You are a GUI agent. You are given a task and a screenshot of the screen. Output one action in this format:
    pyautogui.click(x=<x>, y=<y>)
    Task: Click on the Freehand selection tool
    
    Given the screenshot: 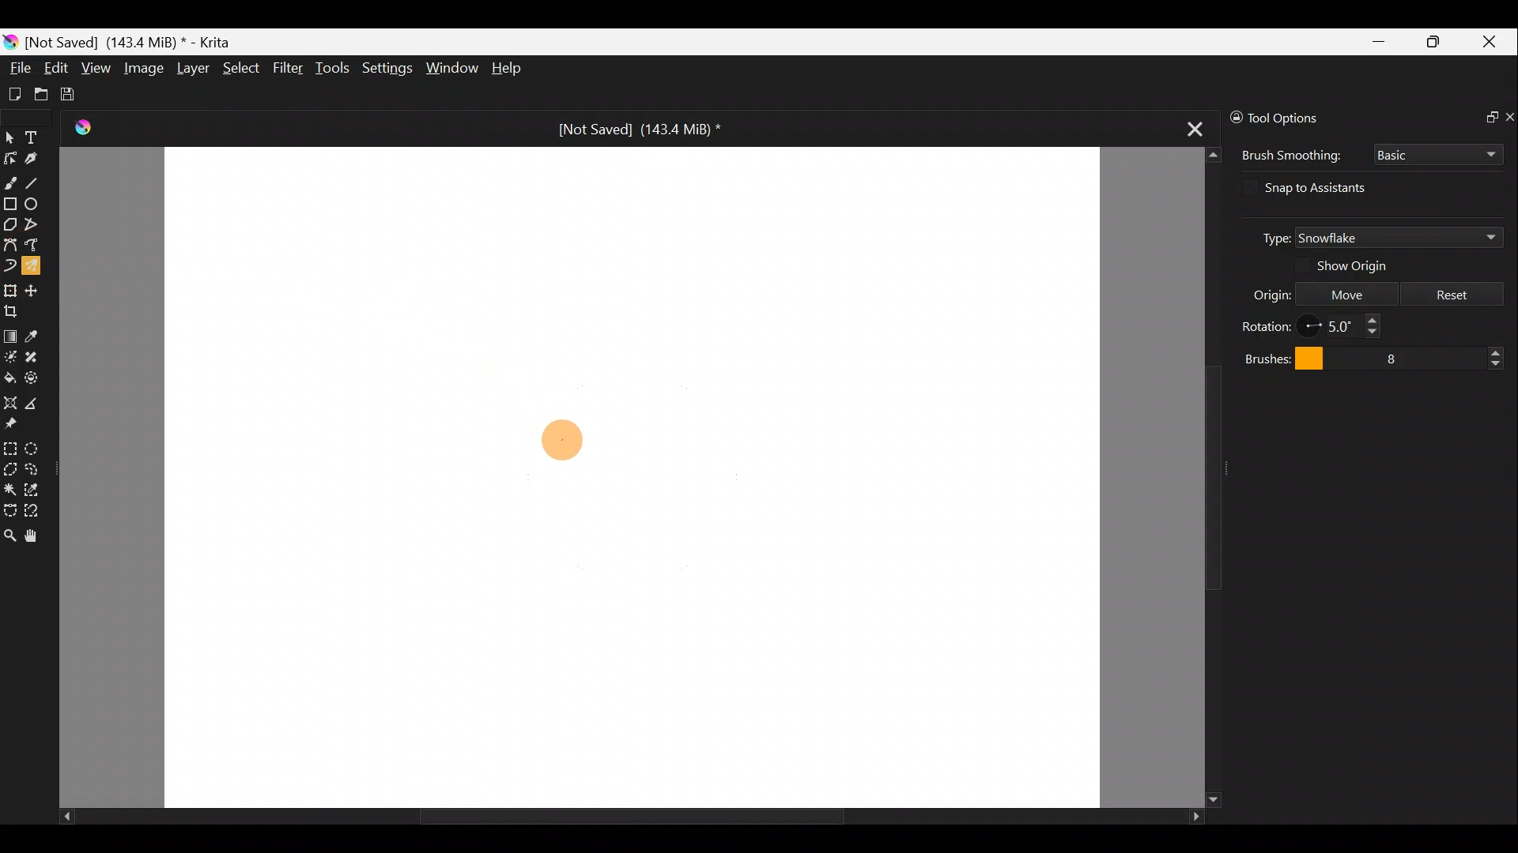 What is the action you would take?
    pyautogui.click(x=34, y=469)
    